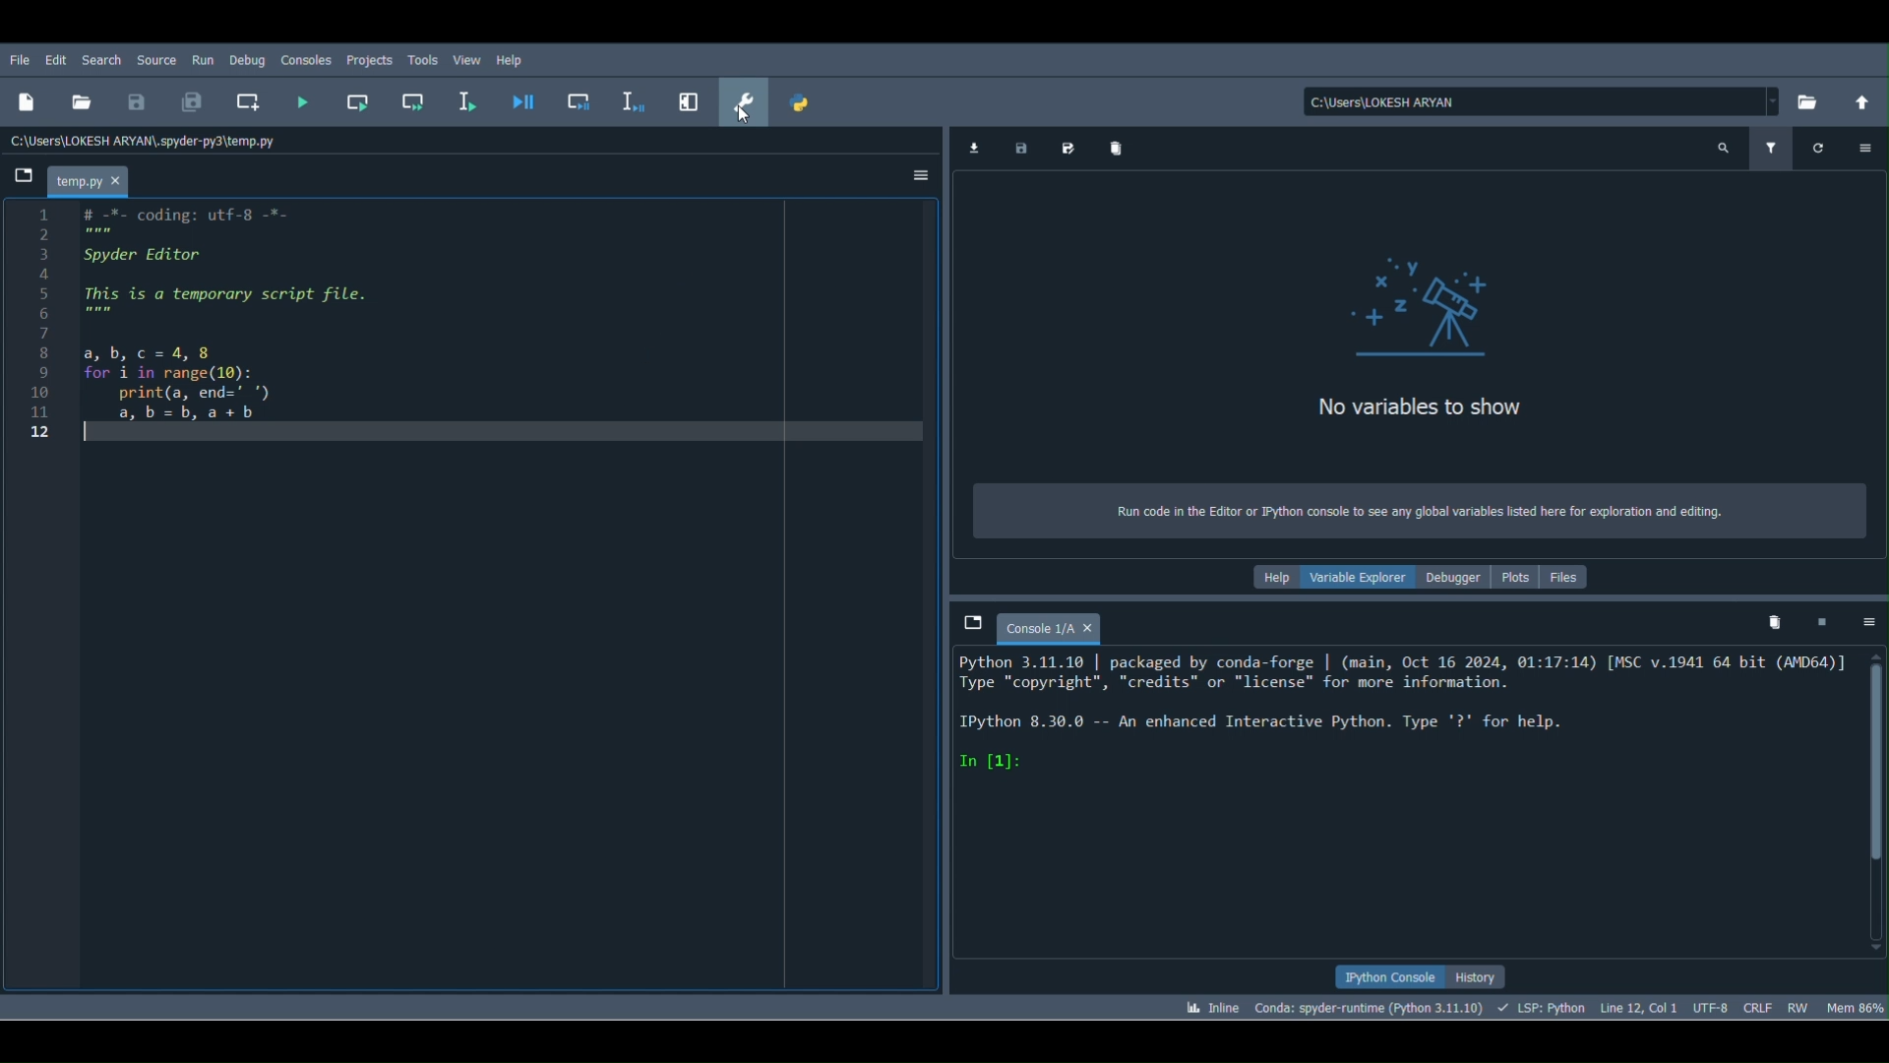 Image resolution: width=1889 pixels, height=1063 pixels. Describe the element at coordinates (1379, 975) in the screenshot. I see `IPython console` at that location.